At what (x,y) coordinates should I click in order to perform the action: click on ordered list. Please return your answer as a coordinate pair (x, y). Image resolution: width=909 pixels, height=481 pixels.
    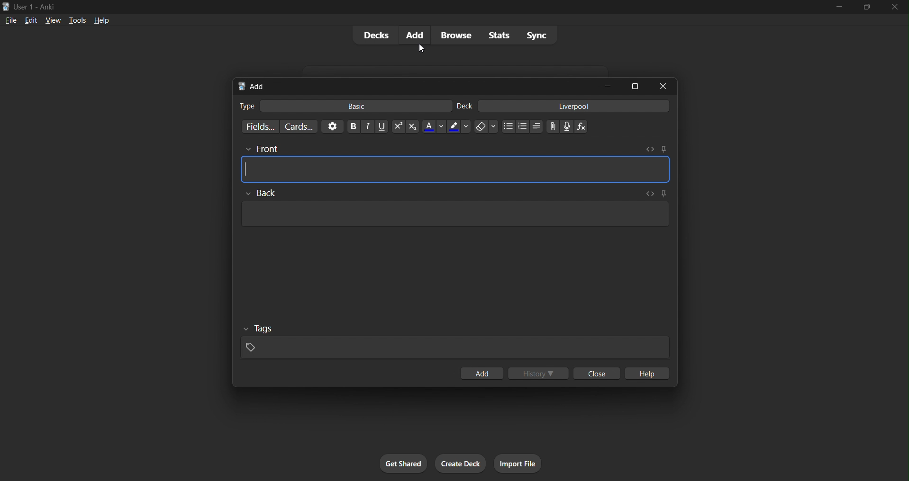
    Looking at the image, I should click on (524, 126).